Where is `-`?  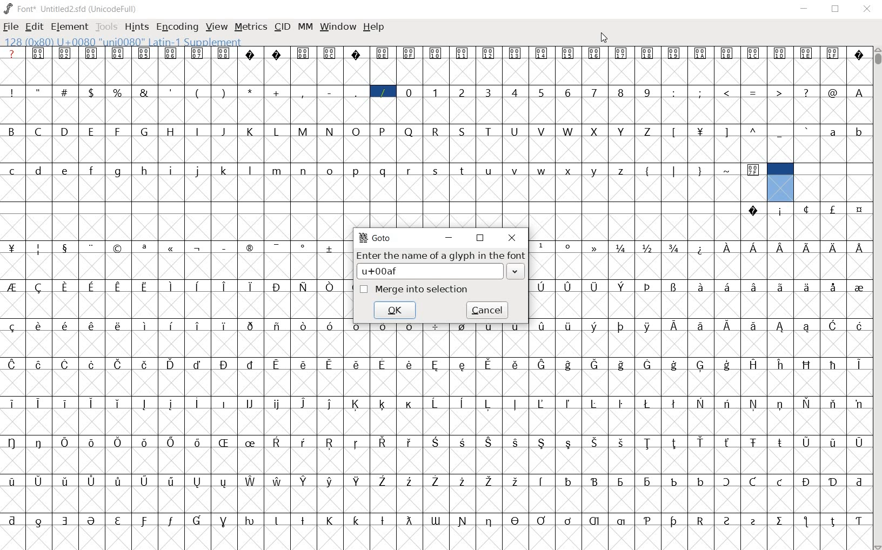
- is located at coordinates (329, 92).